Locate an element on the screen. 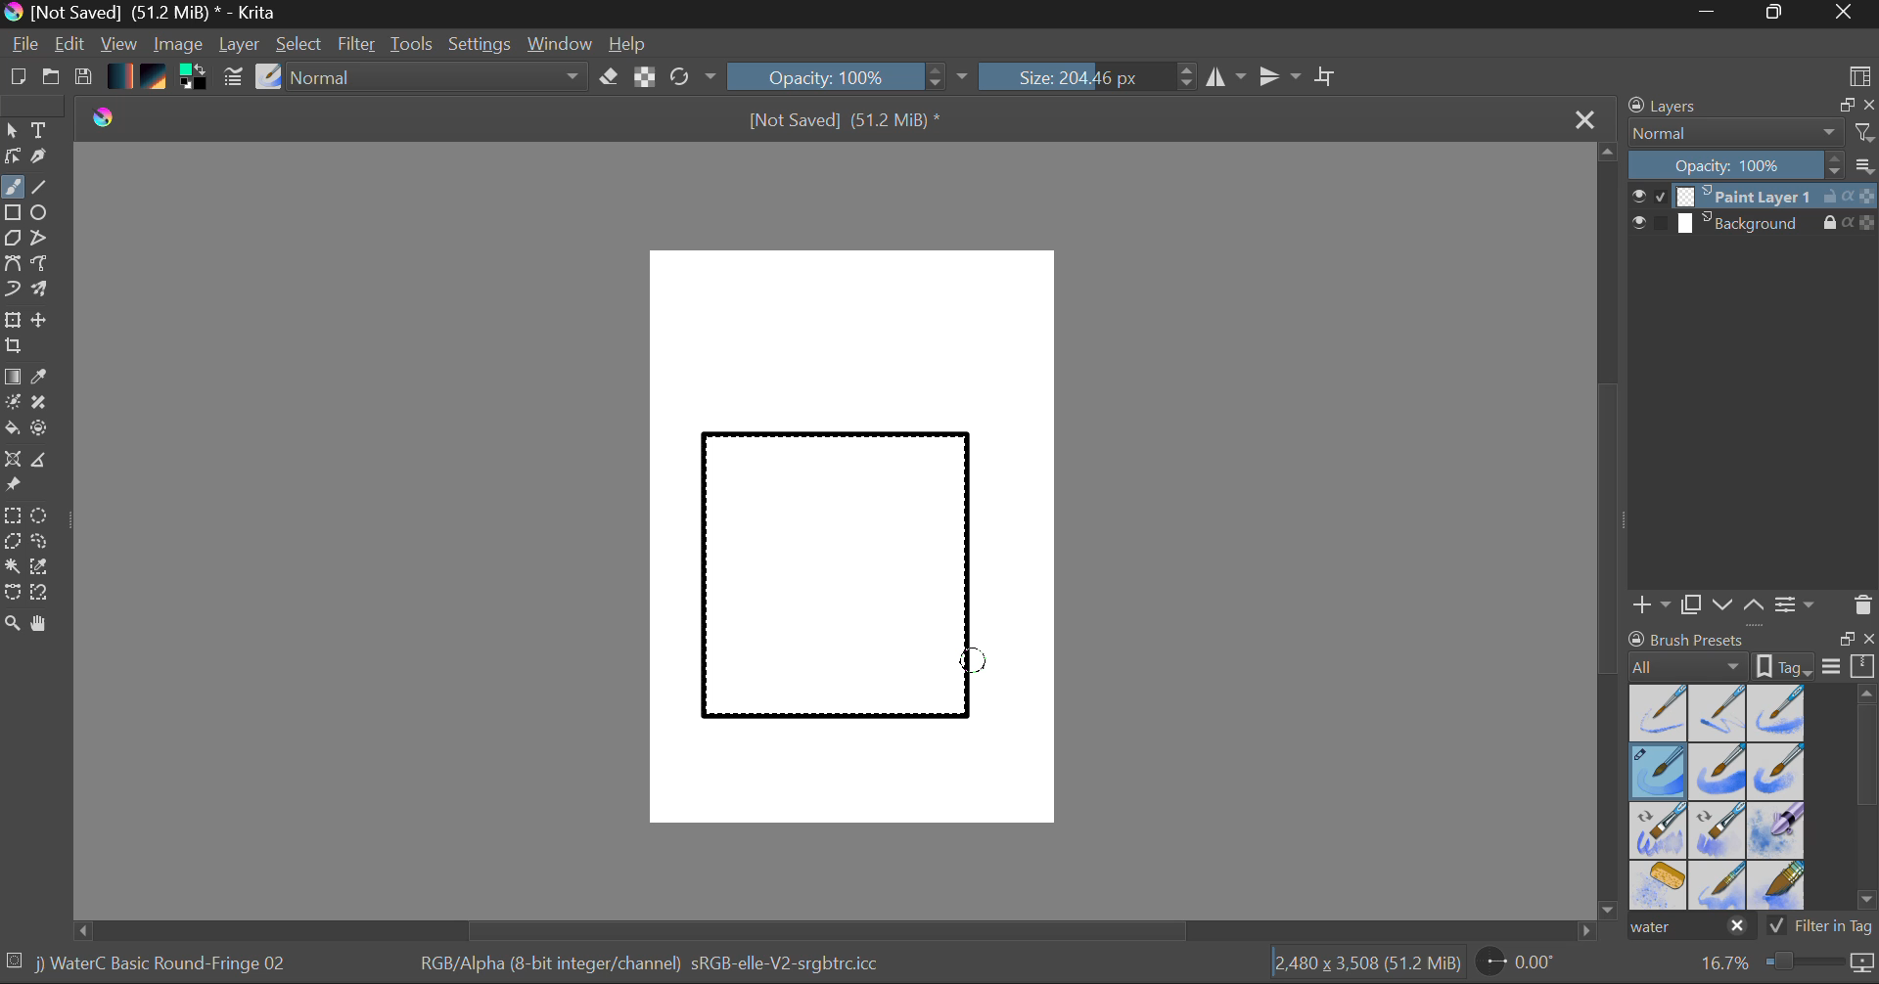 This screenshot has height=984, width=1879. Brush Settings is located at coordinates (231, 78).